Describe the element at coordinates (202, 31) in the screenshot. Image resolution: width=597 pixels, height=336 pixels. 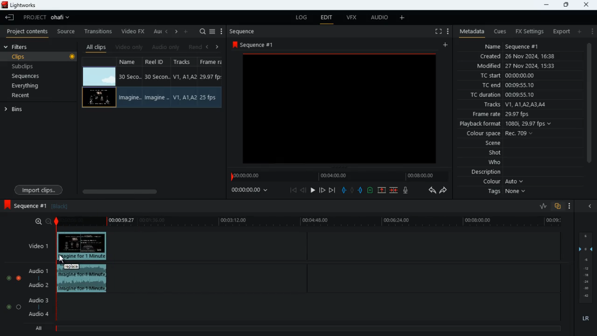
I see `search` at that location.